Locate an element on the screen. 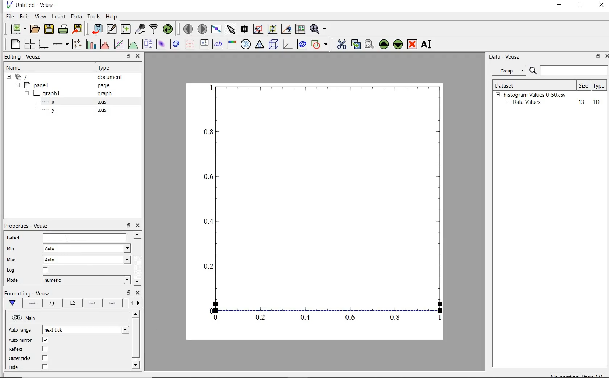  close is located at coordinates (138, 293).